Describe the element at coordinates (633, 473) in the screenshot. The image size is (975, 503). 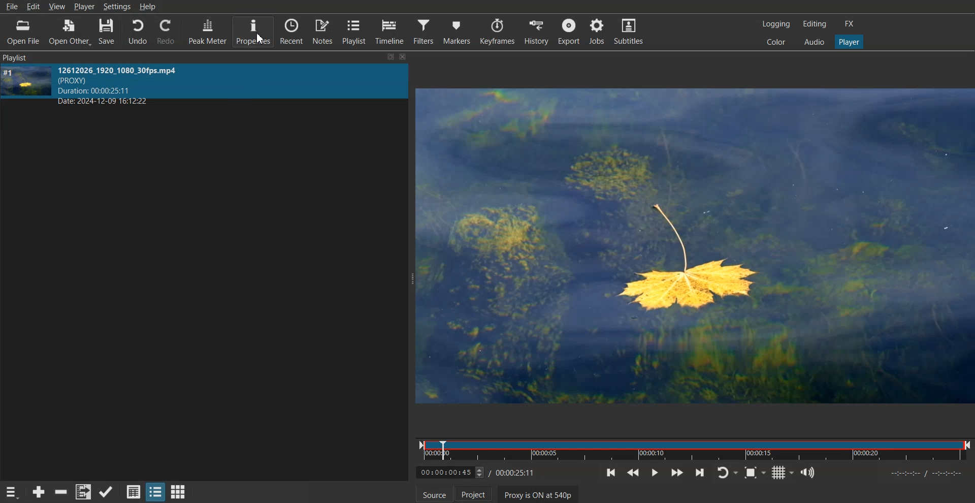
I see `Play Backward` at that location.